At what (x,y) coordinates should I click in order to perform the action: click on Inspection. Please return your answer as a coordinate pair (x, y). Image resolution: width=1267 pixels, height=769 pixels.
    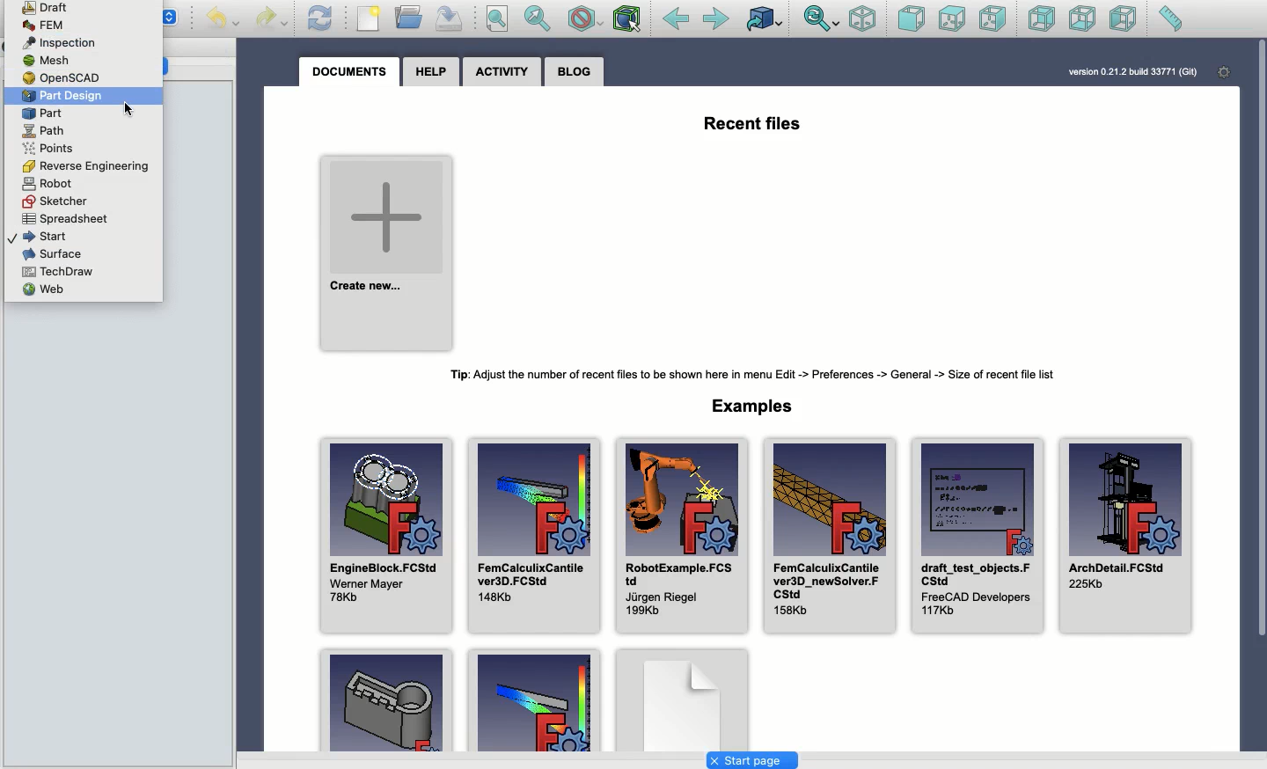
    Looking at the image, I should click on (61, 42).